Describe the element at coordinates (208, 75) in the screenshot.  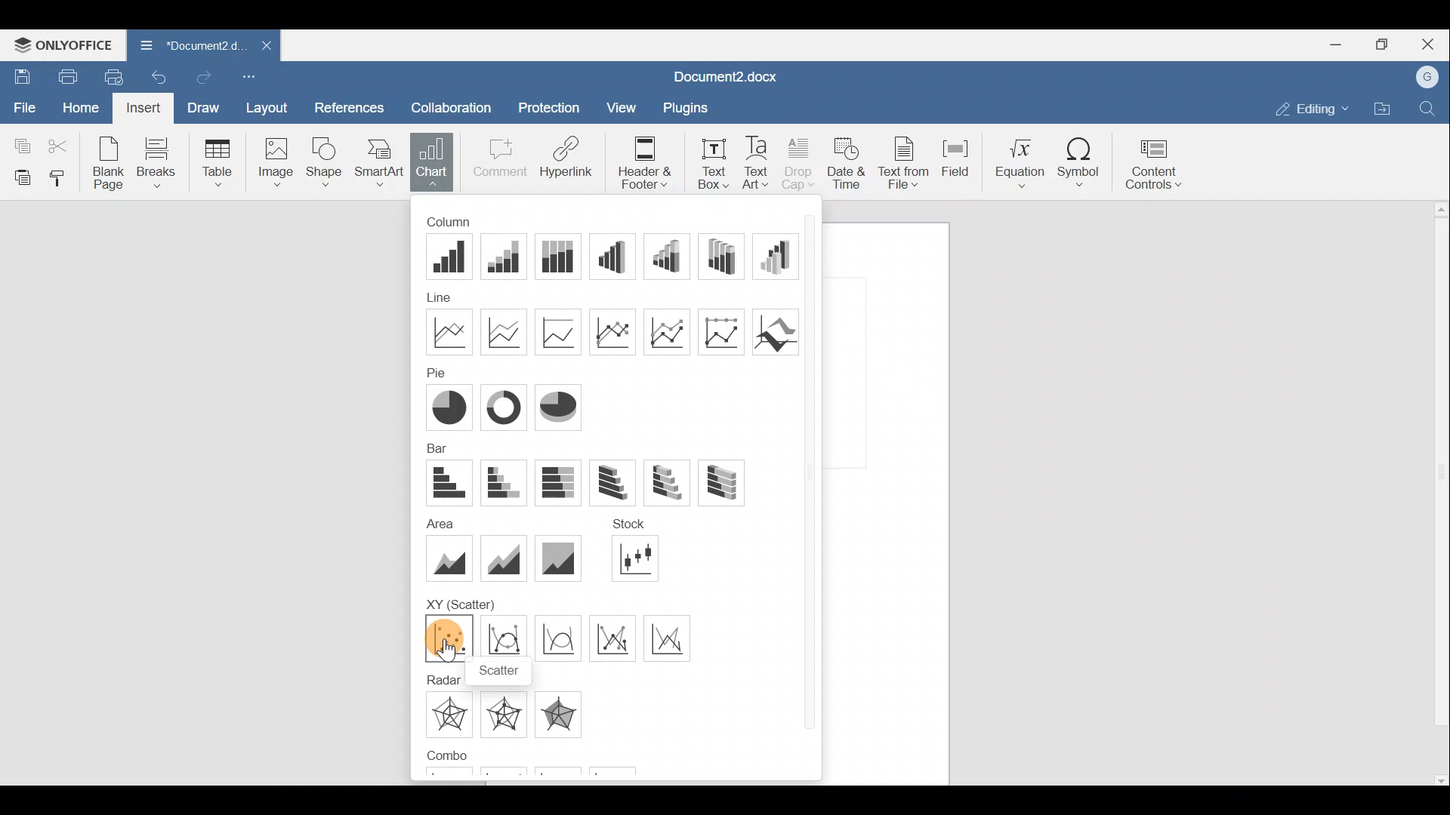
I see `Redo` at that location.